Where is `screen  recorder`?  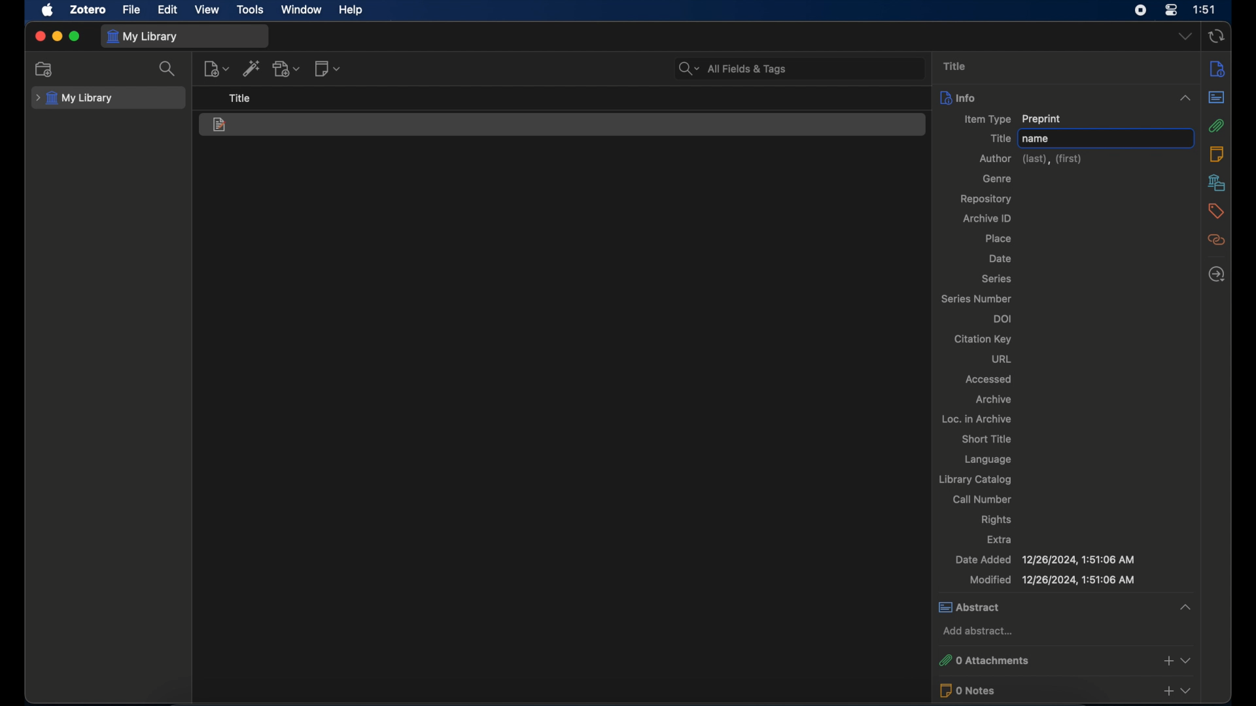
screen  recorder is located at coordinates (1140, 10).